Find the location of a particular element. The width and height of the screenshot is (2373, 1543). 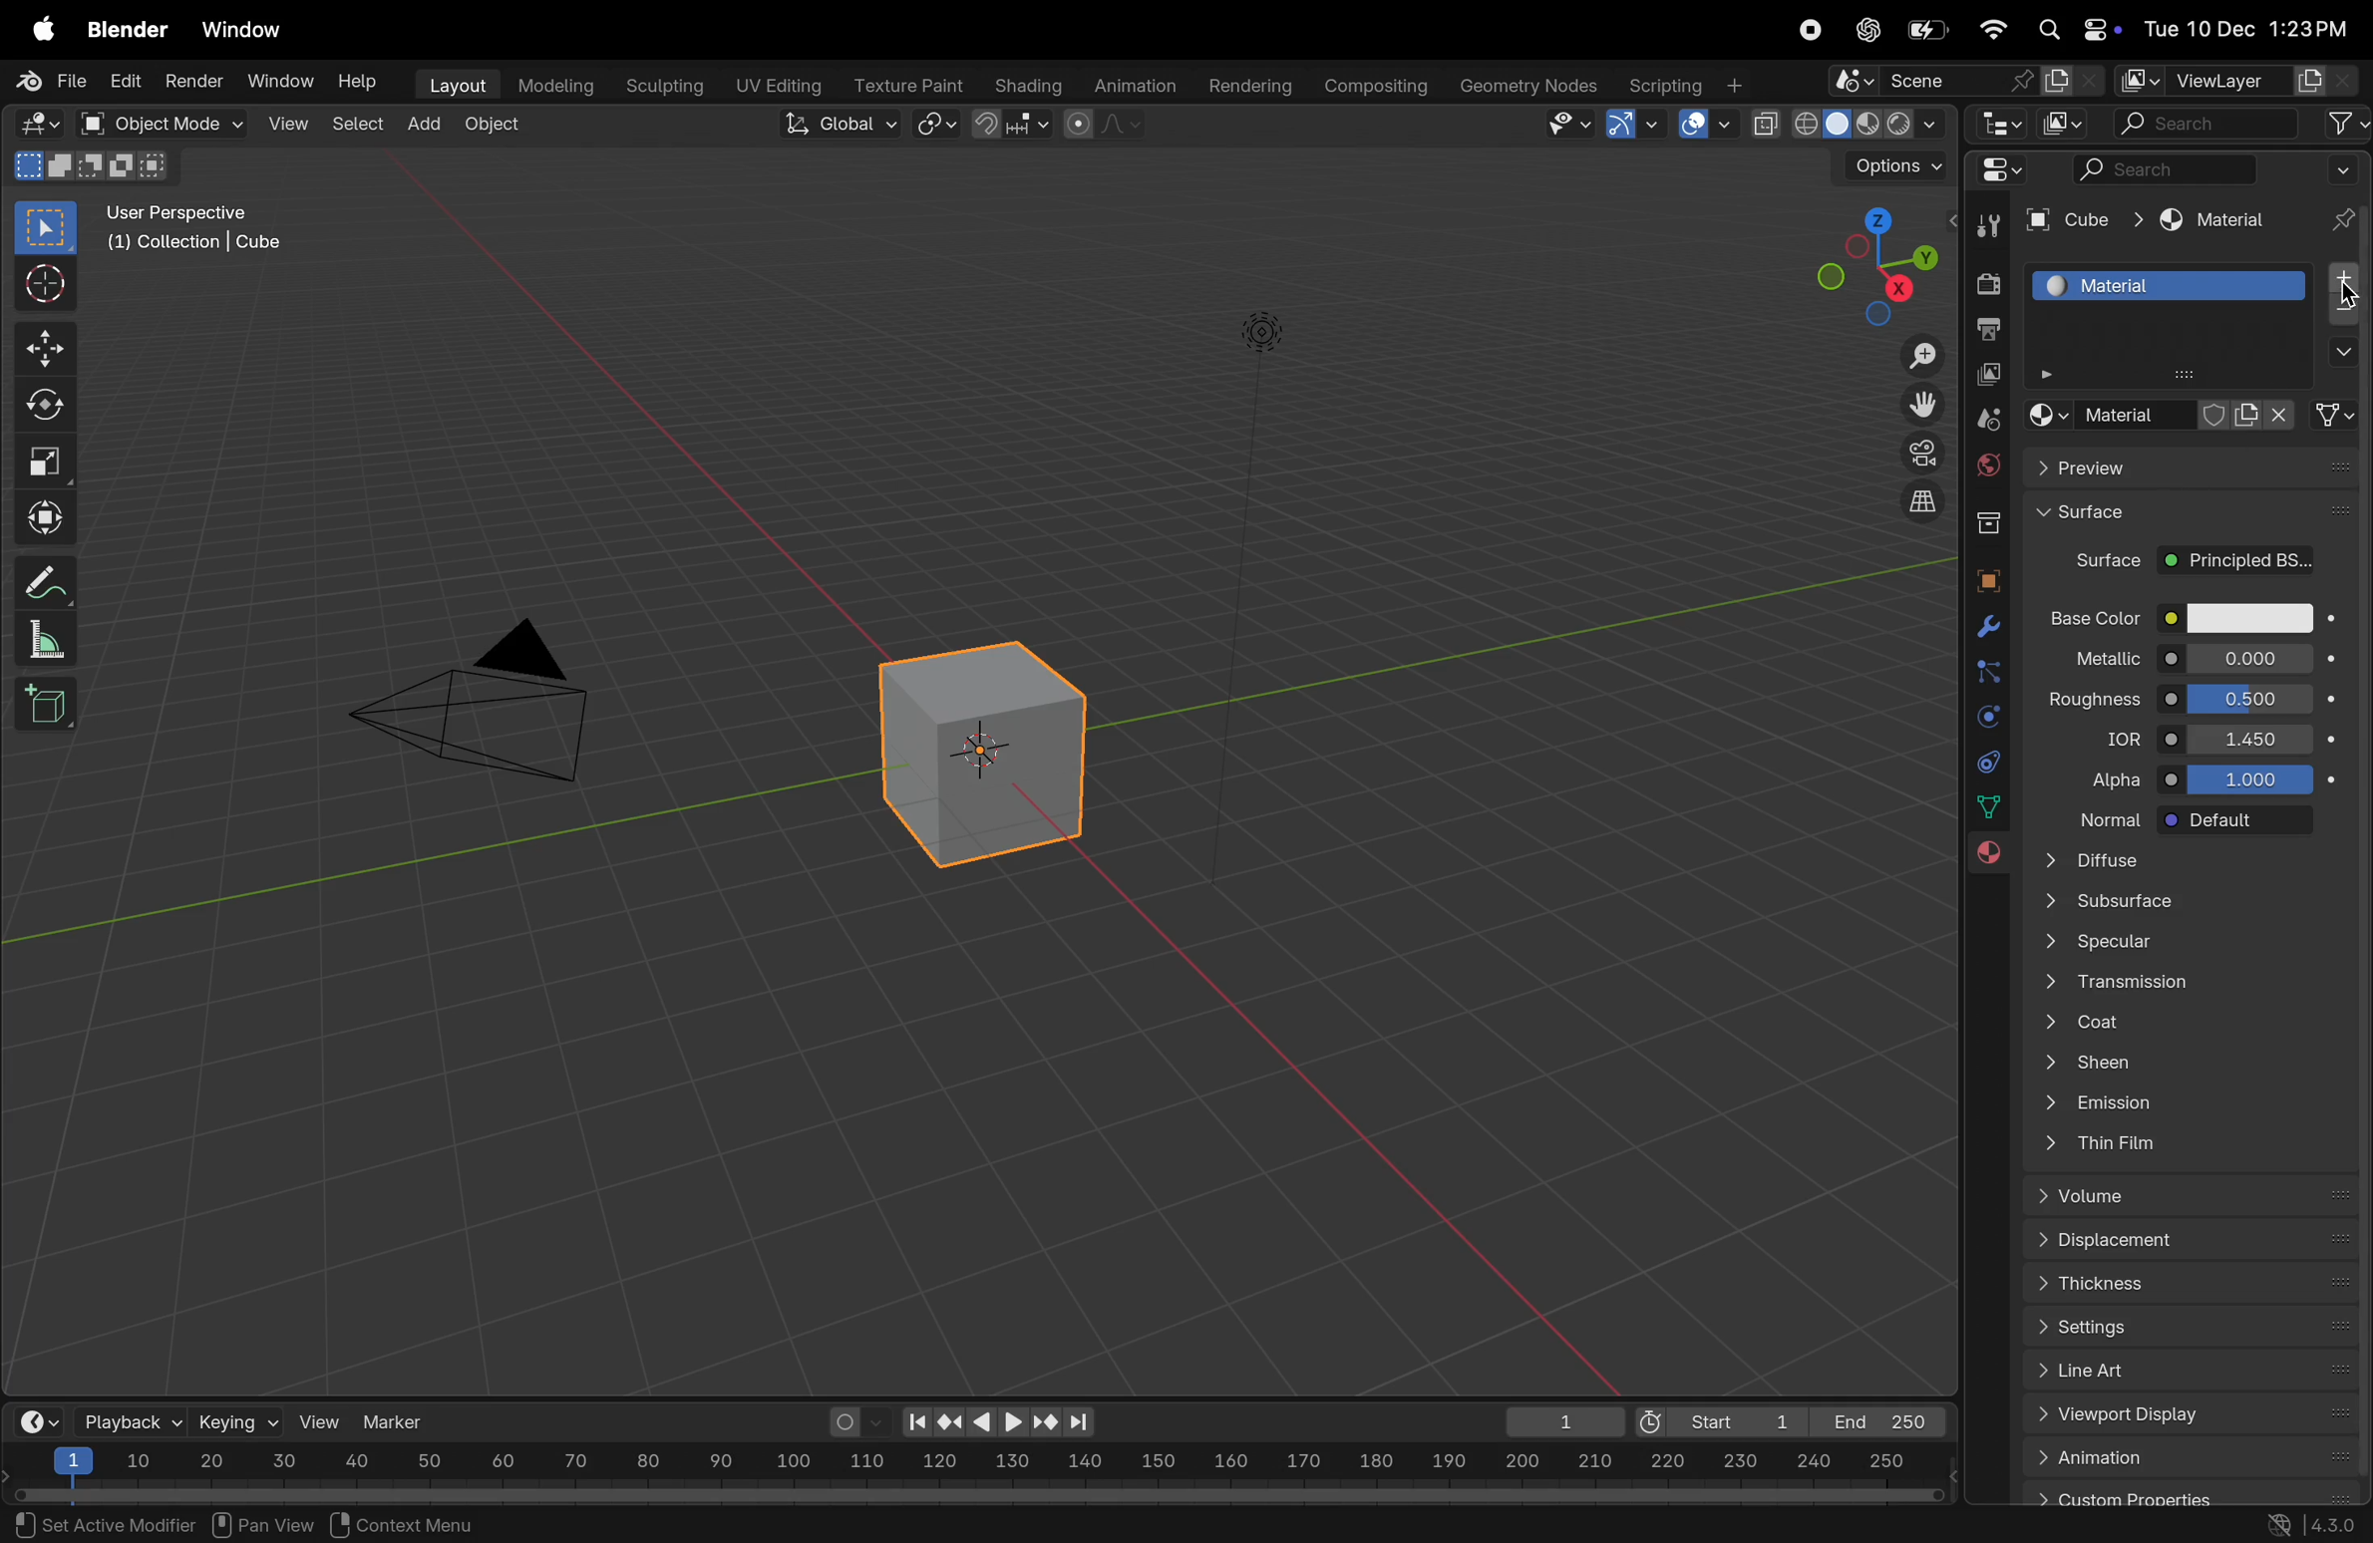

blender is located at coordinates (128, 31).